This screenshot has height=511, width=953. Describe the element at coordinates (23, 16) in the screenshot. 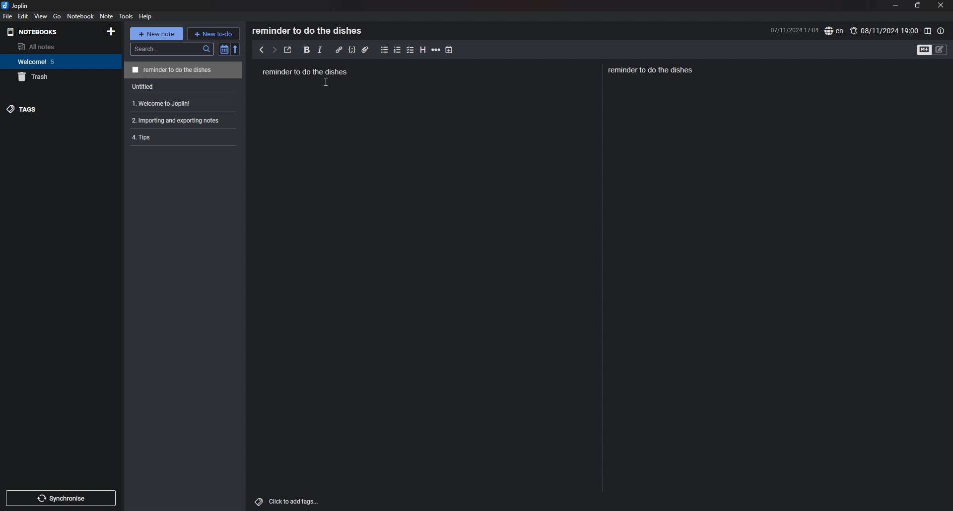

I see `edit` at that location.